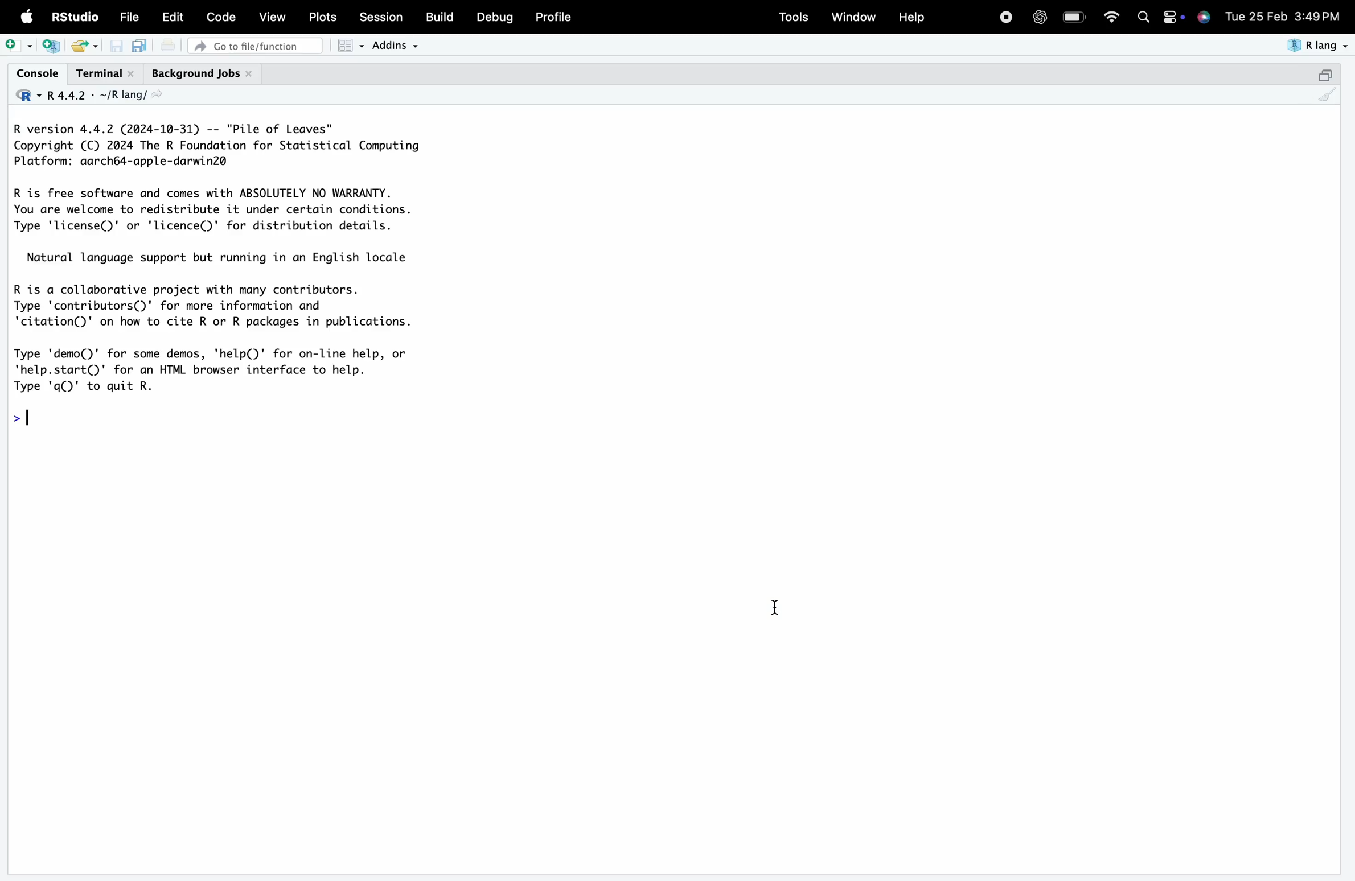  Describe the element at coordinates (168, 45) in the screenshot. I see `print the current file` at that location.